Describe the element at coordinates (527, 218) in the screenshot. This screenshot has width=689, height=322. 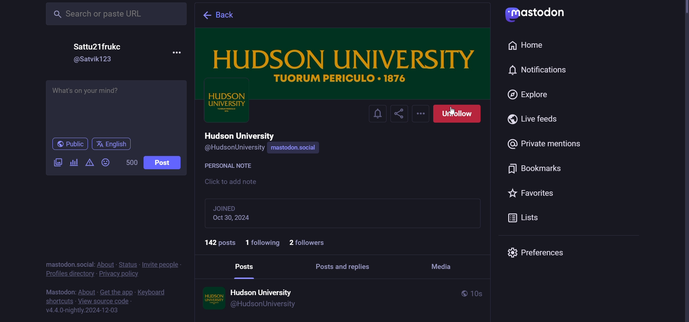
I see `lists` at that location.